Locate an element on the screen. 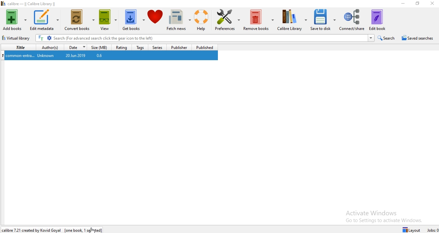 This screenshot has height=233, width=439. Help is located at coordinates (202, 21).